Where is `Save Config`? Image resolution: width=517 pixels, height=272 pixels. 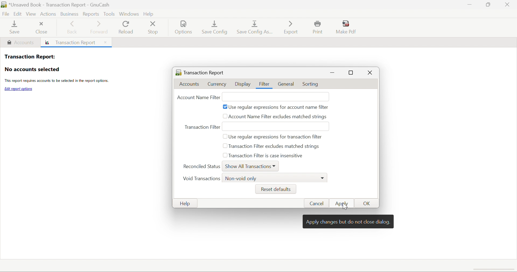
Save Config is located at coordinates (215, 27).